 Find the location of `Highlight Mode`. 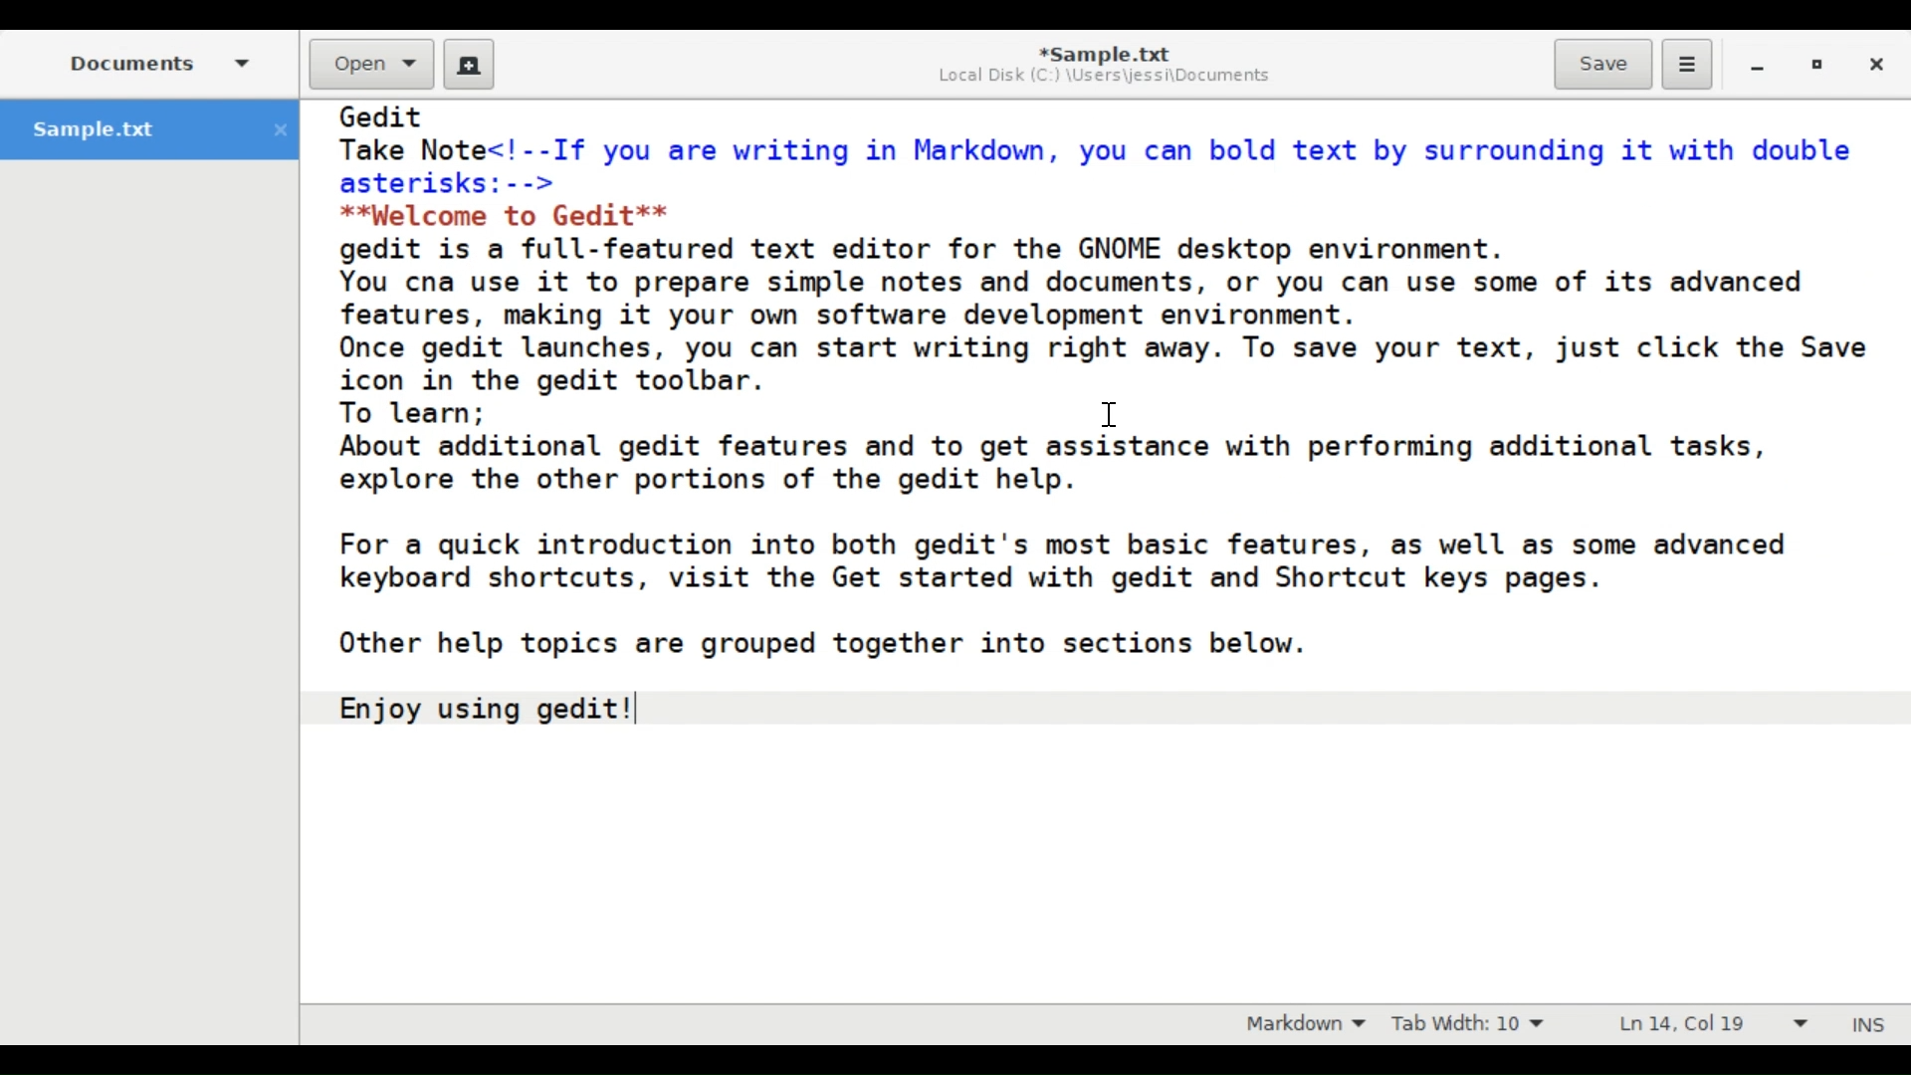

Highlight Mode is located at coordinates (1307, 1024).